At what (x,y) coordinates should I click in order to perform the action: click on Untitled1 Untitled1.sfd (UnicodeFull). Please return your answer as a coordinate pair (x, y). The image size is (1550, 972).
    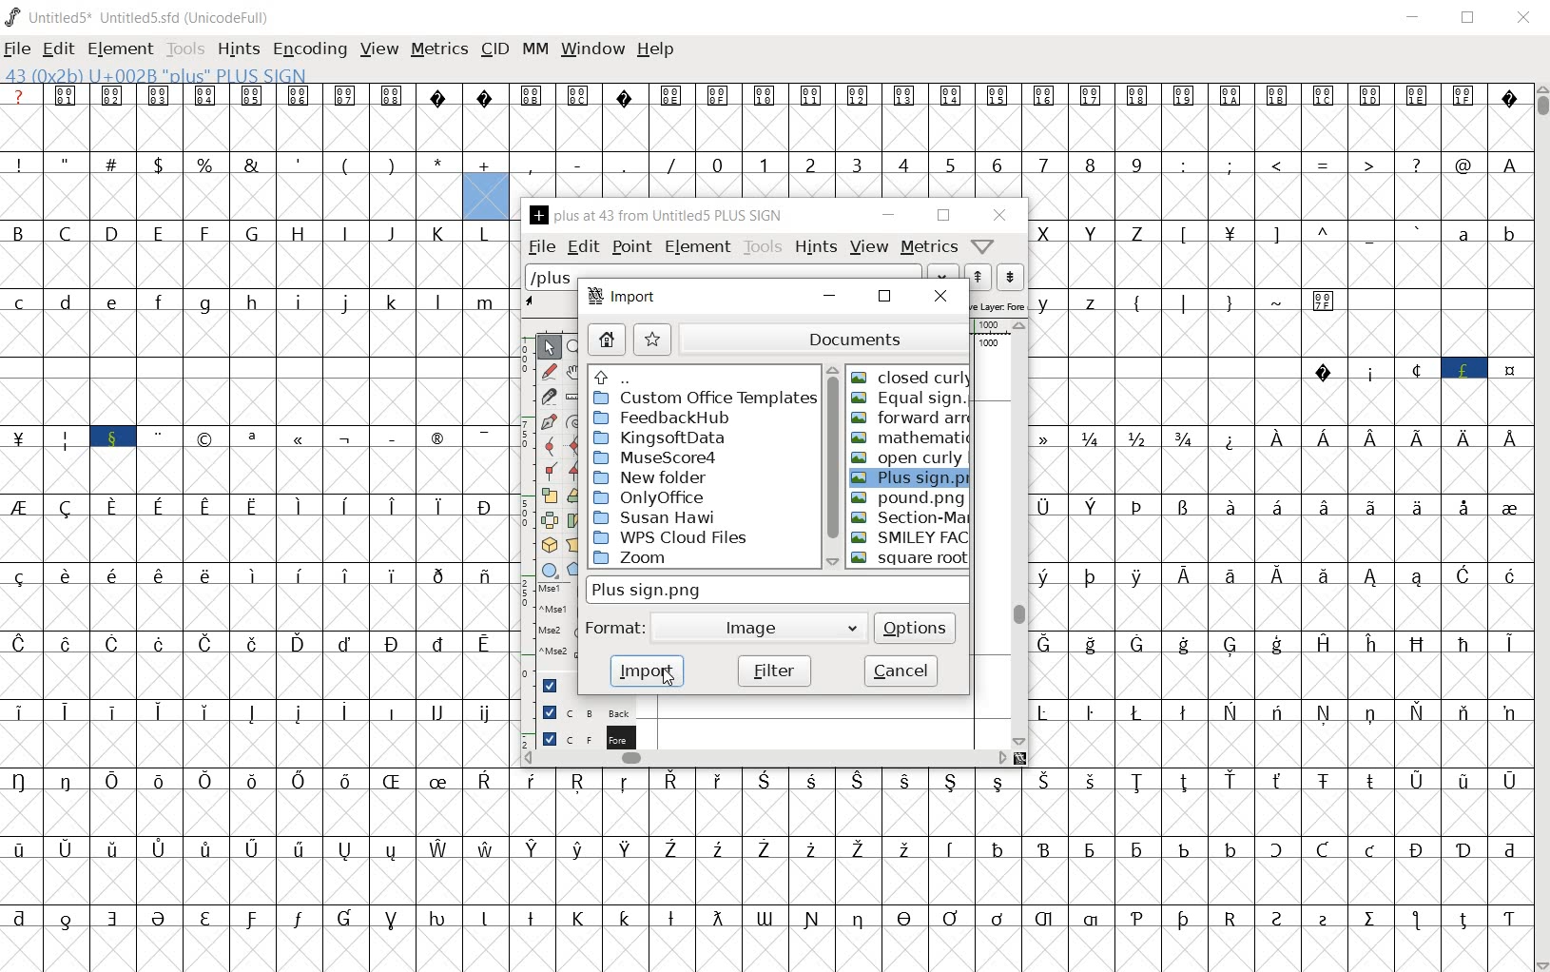
    Looking at the image, I should click on (143, 17).